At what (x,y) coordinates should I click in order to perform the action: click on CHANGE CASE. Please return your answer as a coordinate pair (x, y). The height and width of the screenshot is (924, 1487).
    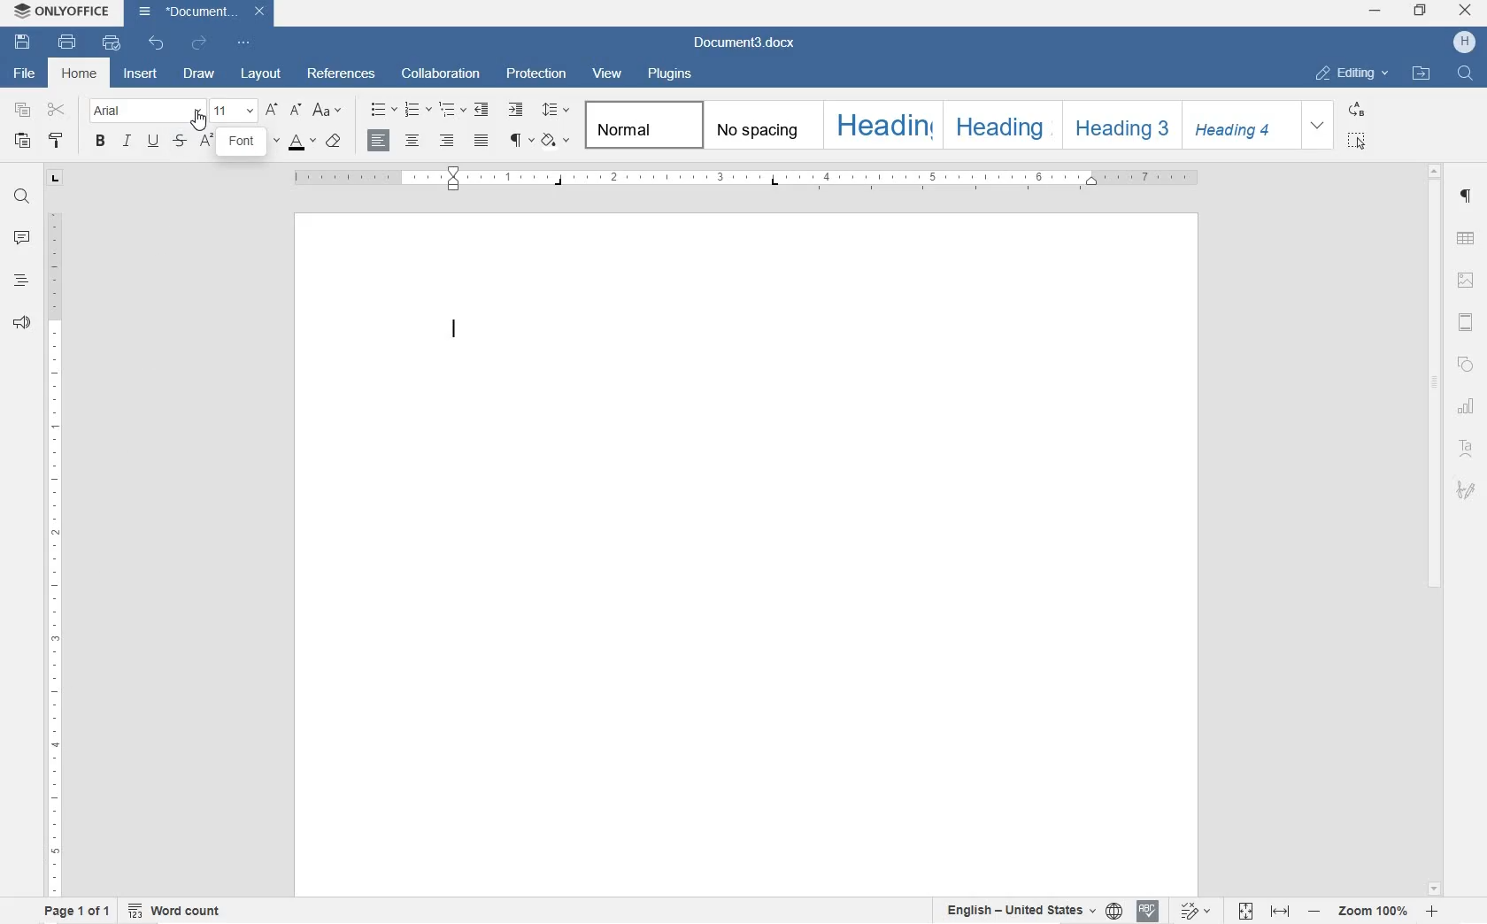
    Looking at the image, I should click on (331, 111).